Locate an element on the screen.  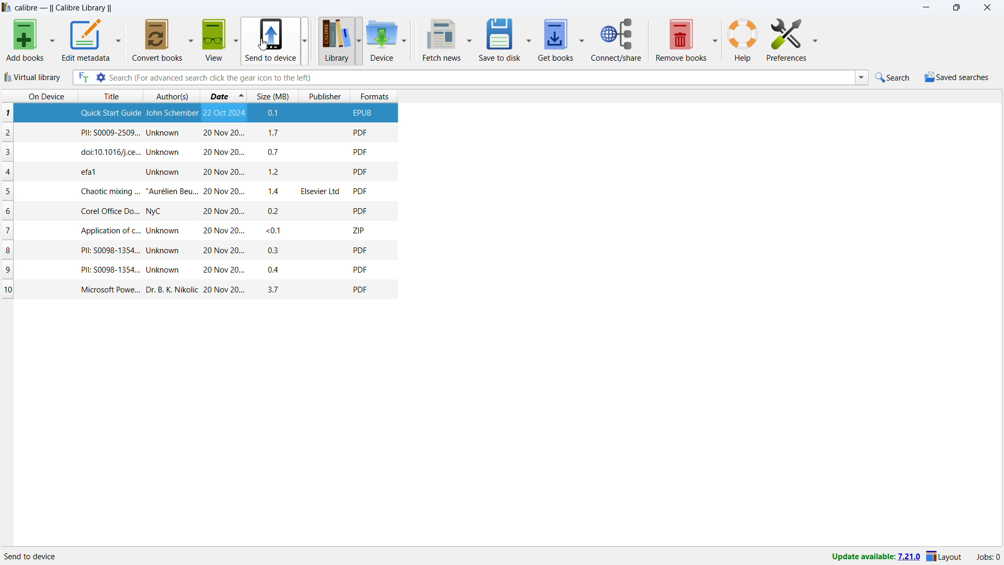
fetch news options is located at coordinates (470, 39).